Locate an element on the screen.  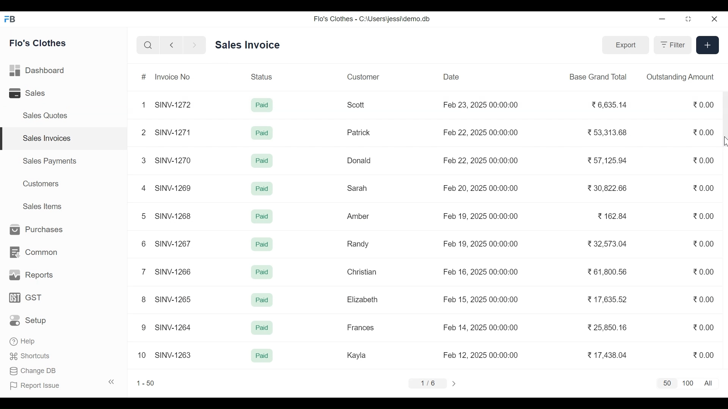
GST is located at coordinates (25, 298).